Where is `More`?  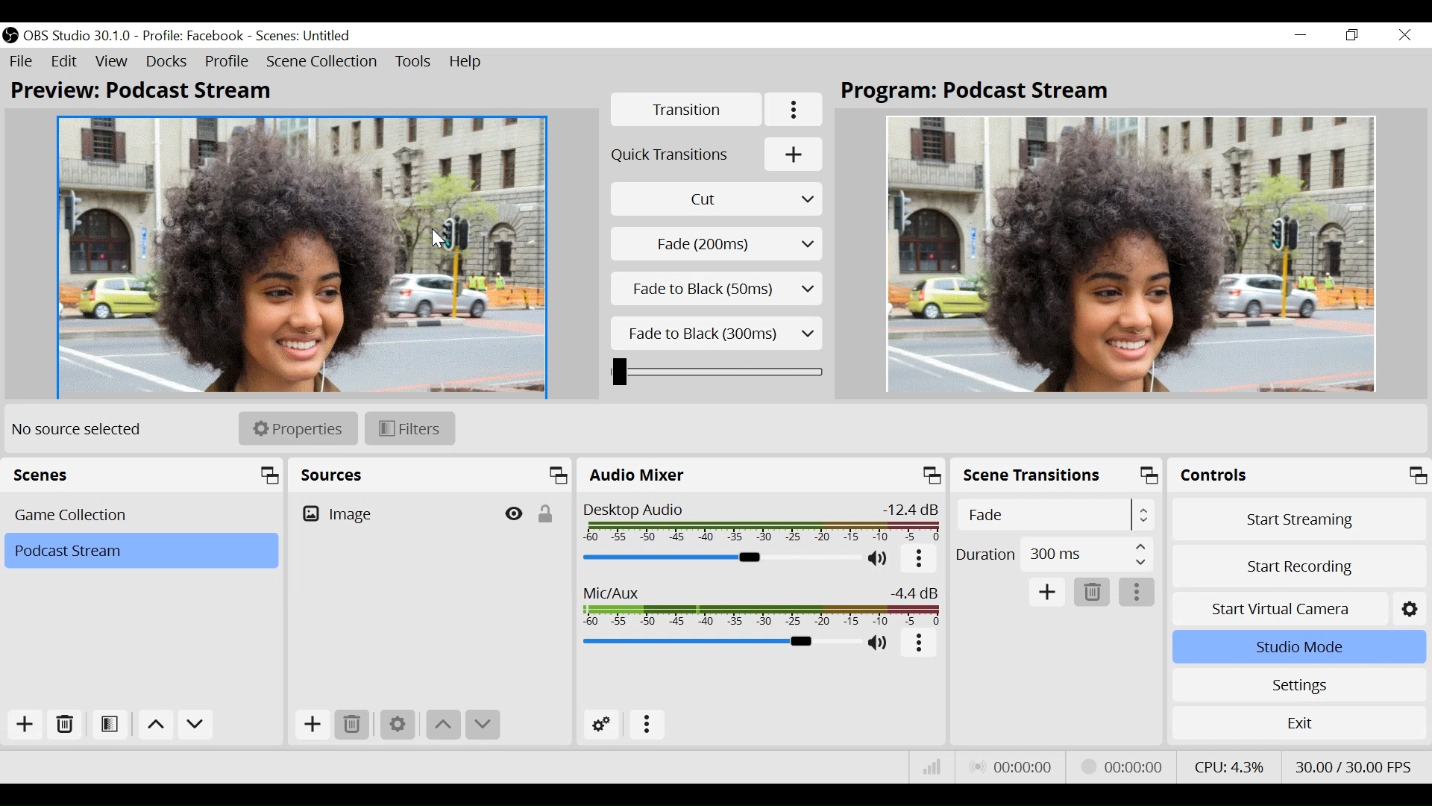
More is located at coordinates (796, 109).